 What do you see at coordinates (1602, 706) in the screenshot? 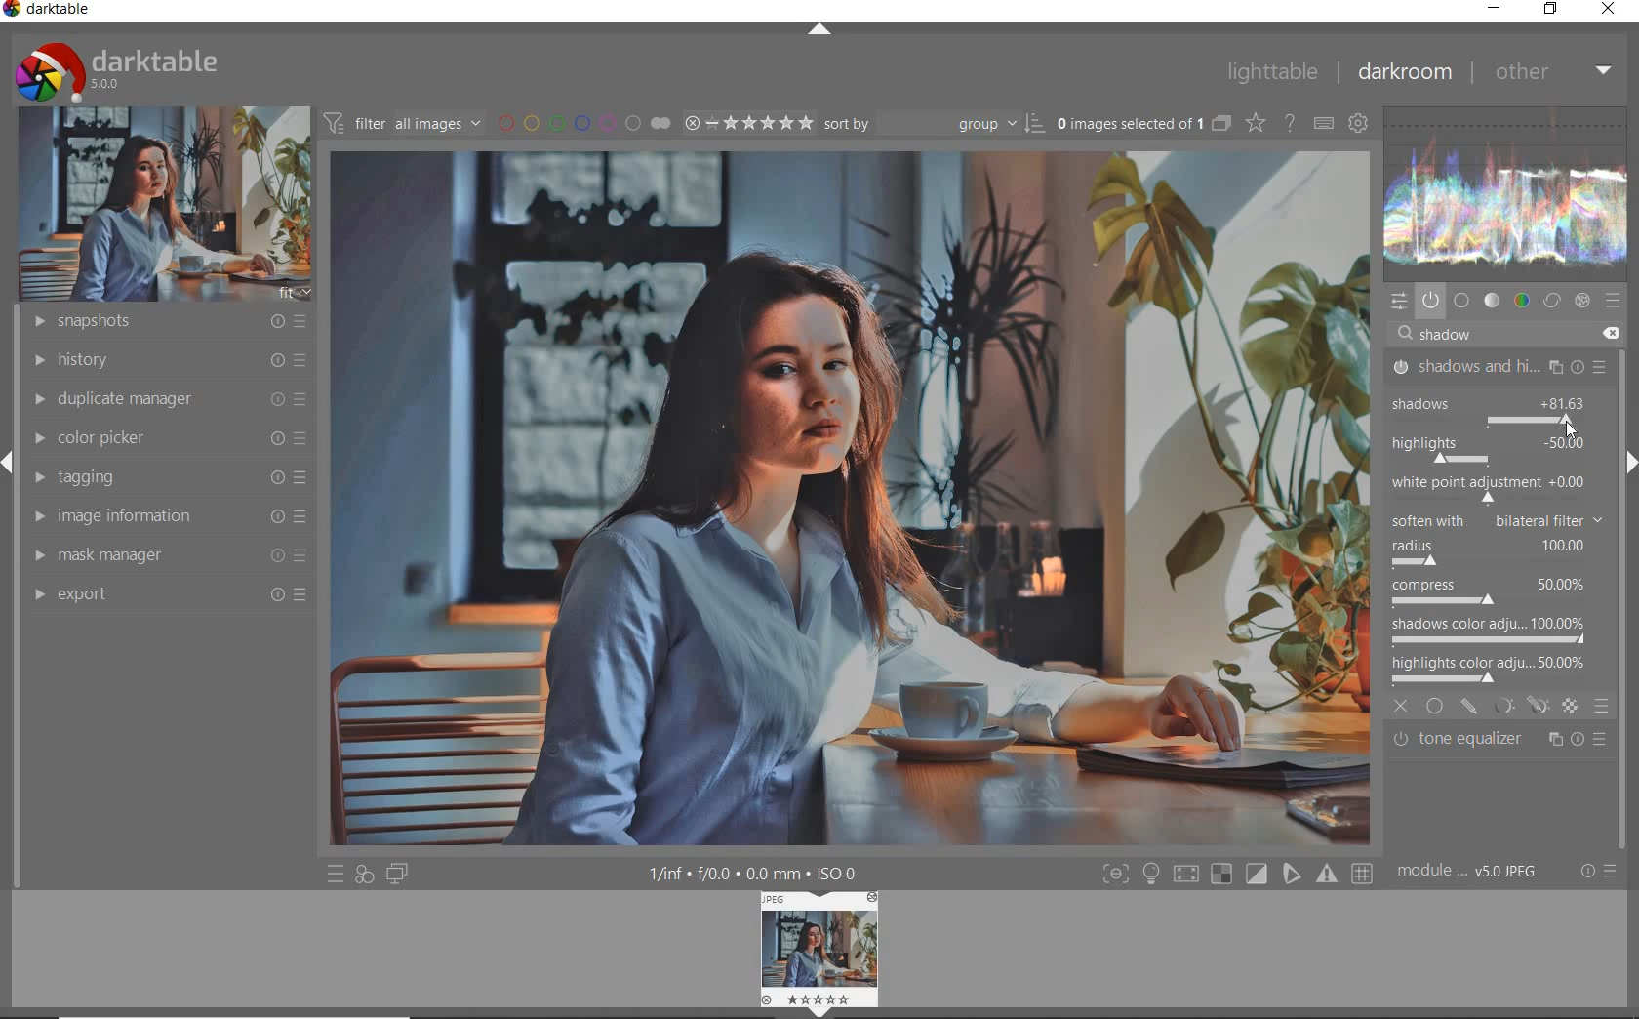
I see `blending options` at bounding box center [1602, 706].